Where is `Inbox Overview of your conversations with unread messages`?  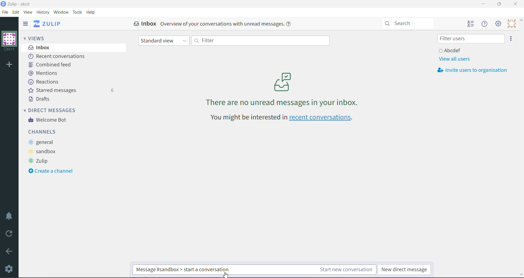 Inbox Overview of your conversations with unread messages is located at coordinates (214, 24).